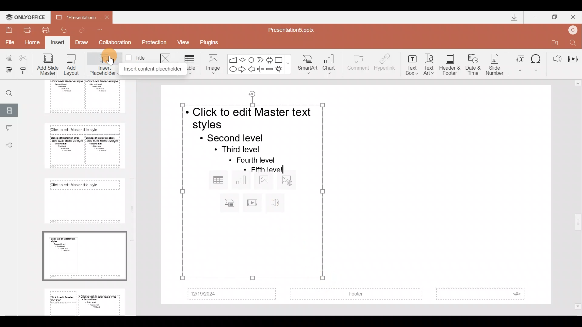  Describe the element at coordinates (45, 30) in the screenshot. I see `Quick print` at that location.